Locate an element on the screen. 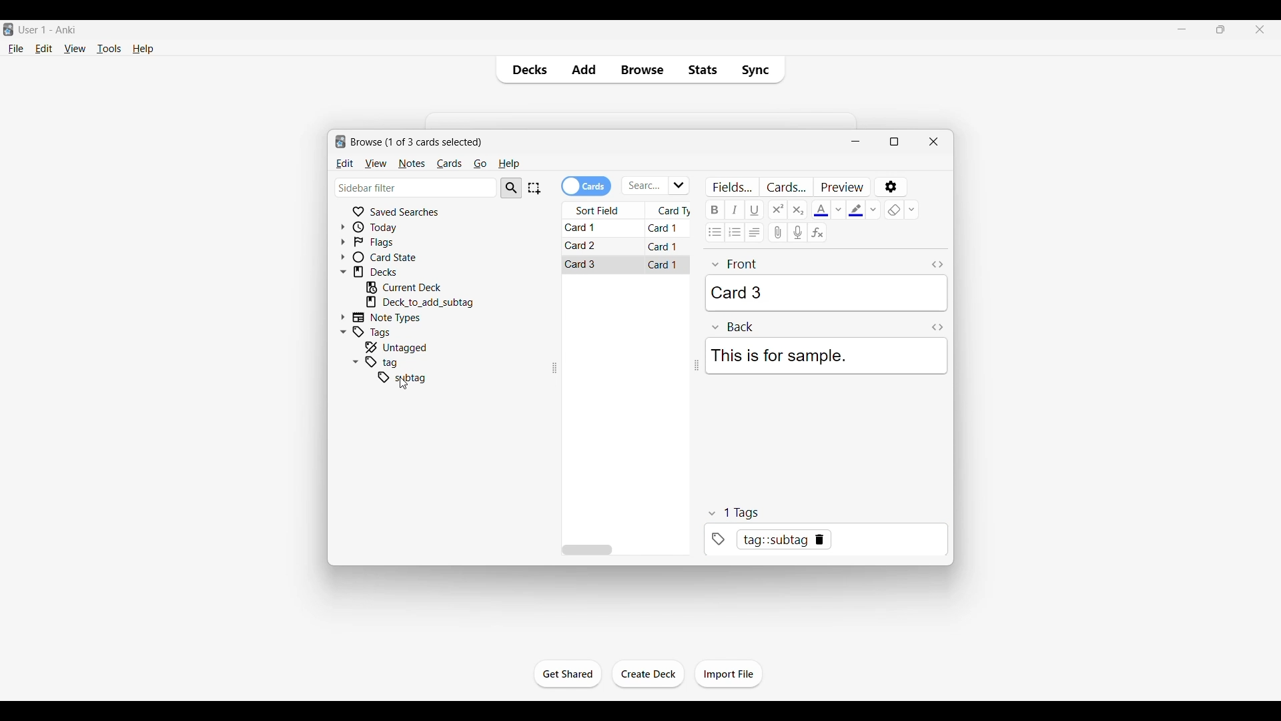 This screenshot has height=721, width=1281. cursor is located at coordinates (403, 384).